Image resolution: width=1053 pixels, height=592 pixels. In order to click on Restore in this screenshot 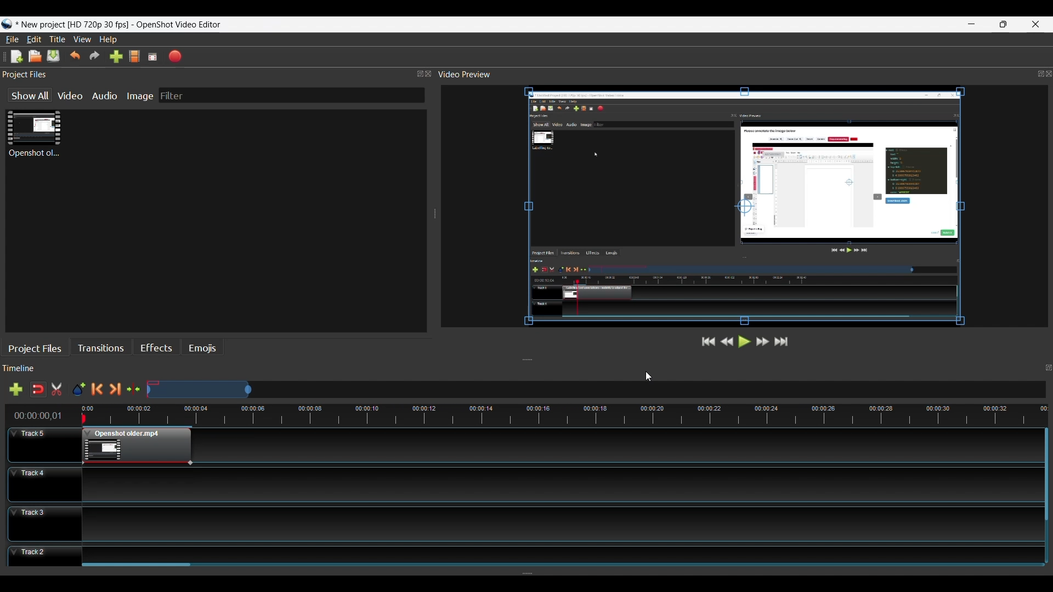, I will do `click(1004, 24)`.